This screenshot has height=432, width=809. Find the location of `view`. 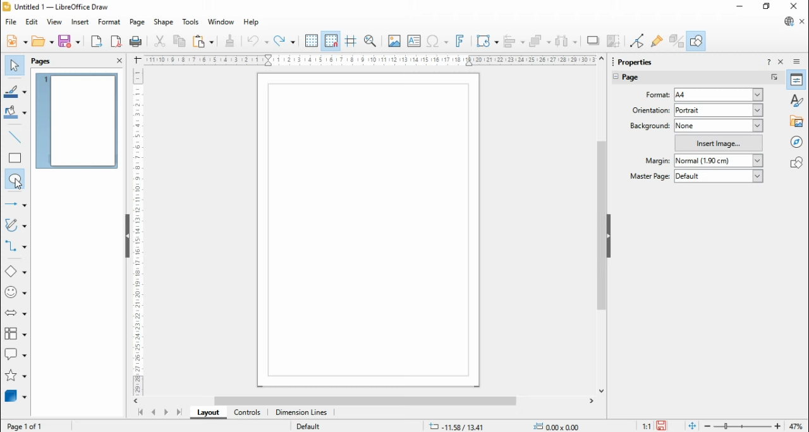

view is located at coordinates (54, 21).